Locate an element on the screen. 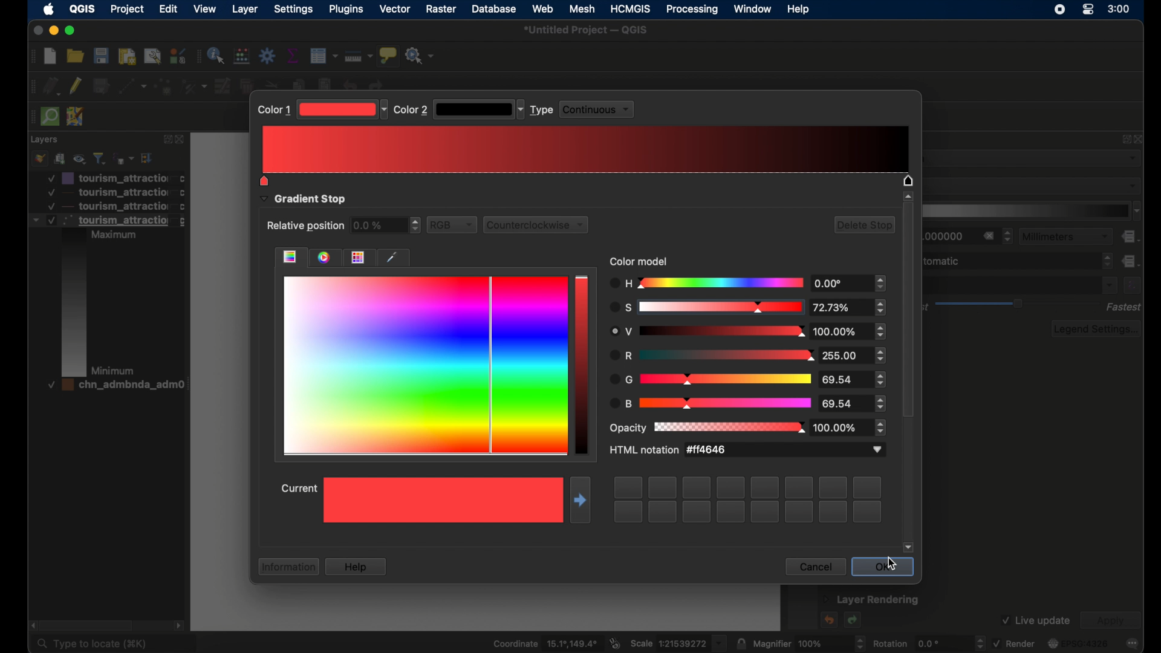 This screenshot has width=1161, height=653. edit is located at coordinates (167, 8).